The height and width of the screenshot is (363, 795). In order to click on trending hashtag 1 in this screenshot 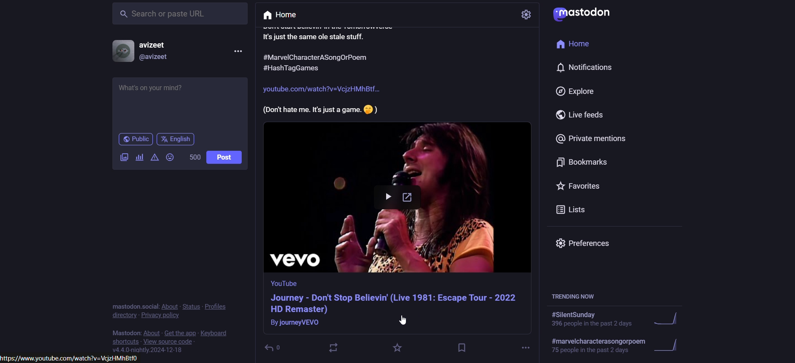, I will do `click(615, 320)`.